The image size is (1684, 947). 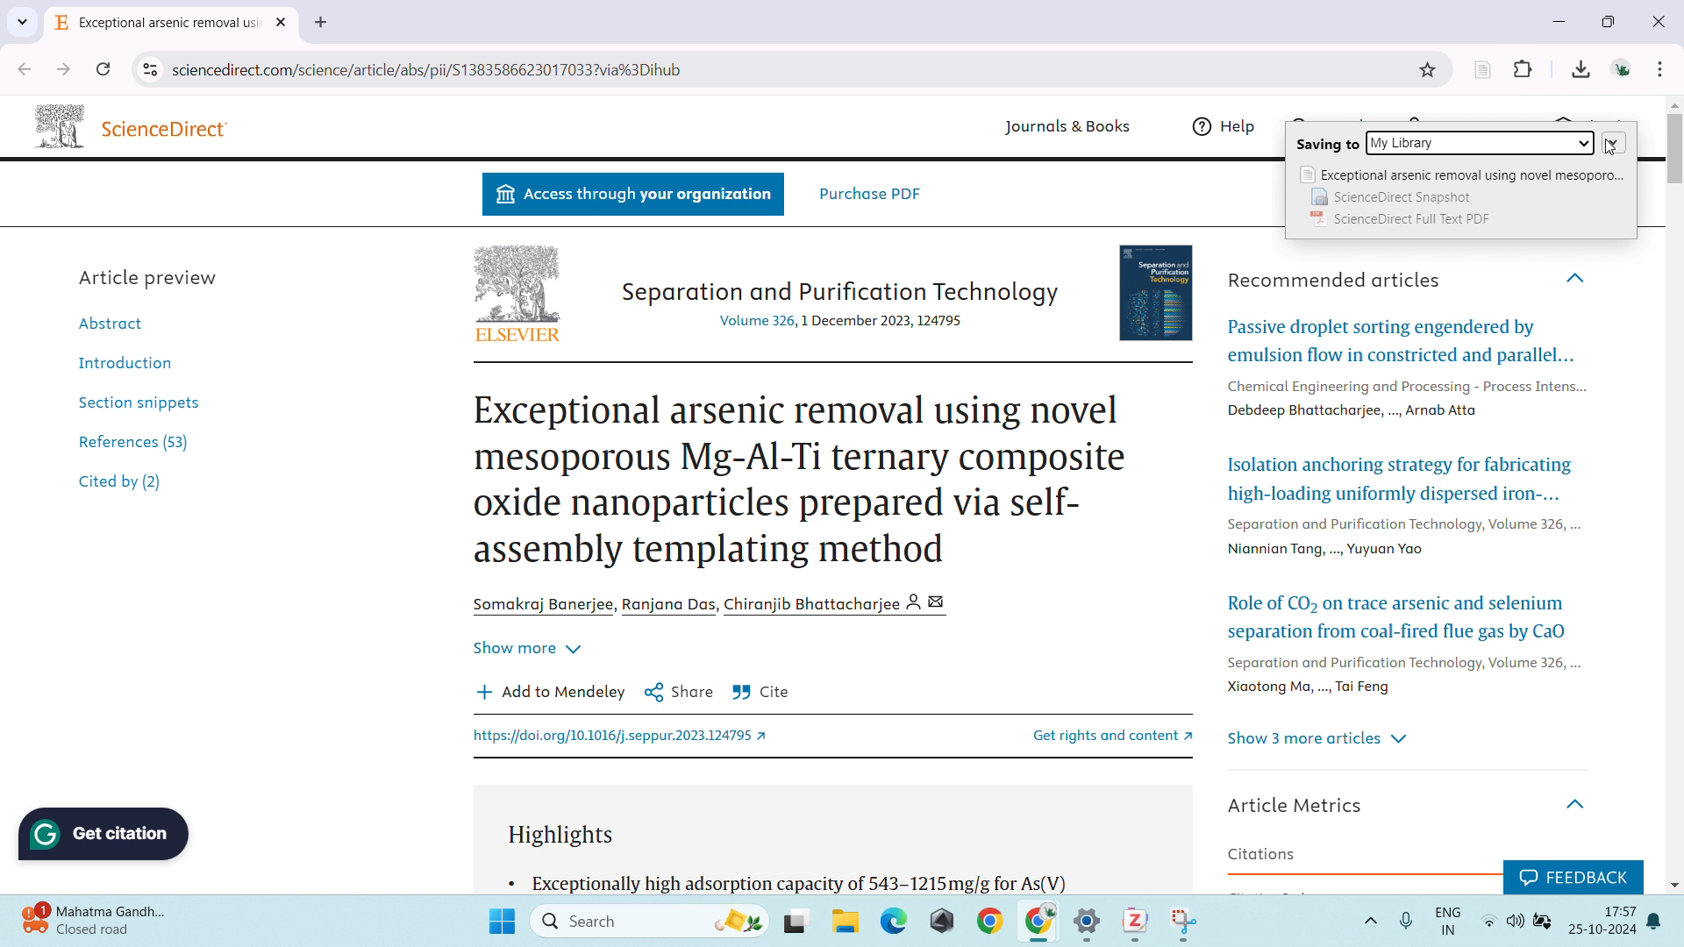 What do you see at coordinates (106, 834) in the screenshot?
I see `Grammarly` at bounding box center [106, 834].